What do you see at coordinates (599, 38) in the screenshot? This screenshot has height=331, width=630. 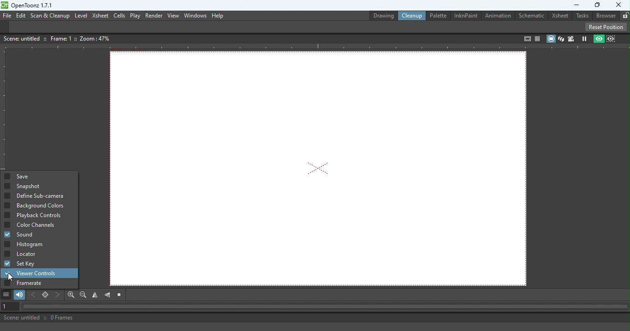 I see `preview` at bounding box center [599, 38].